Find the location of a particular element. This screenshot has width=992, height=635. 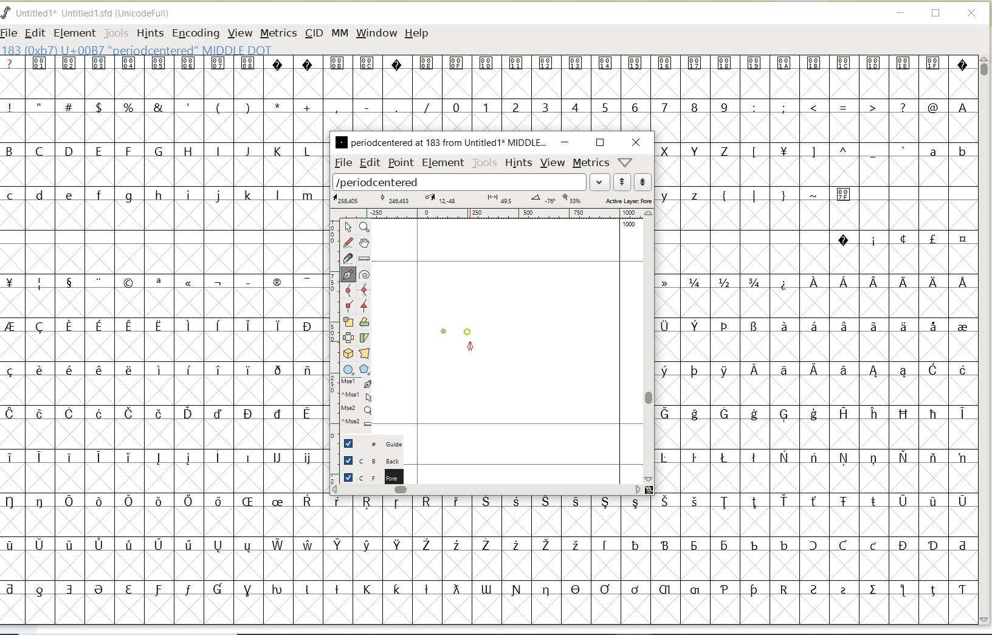

CLOSE is located at coordinates (973, 13).